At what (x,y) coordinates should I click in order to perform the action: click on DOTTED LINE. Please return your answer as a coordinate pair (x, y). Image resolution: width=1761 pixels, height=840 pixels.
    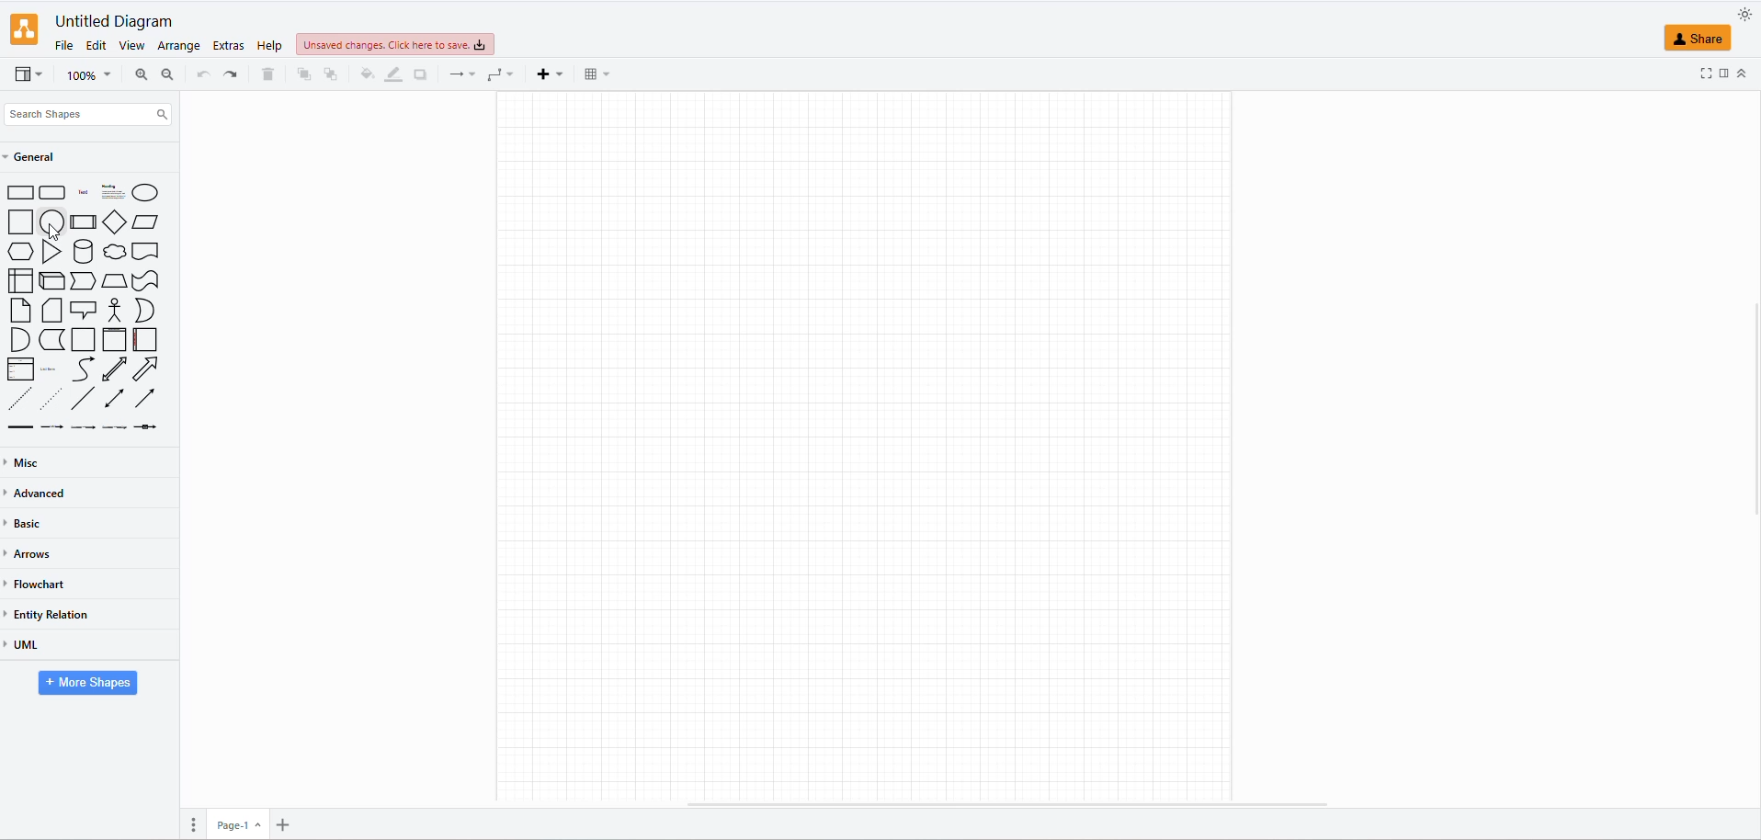
    Looking at the image, I should click on (47, 396).